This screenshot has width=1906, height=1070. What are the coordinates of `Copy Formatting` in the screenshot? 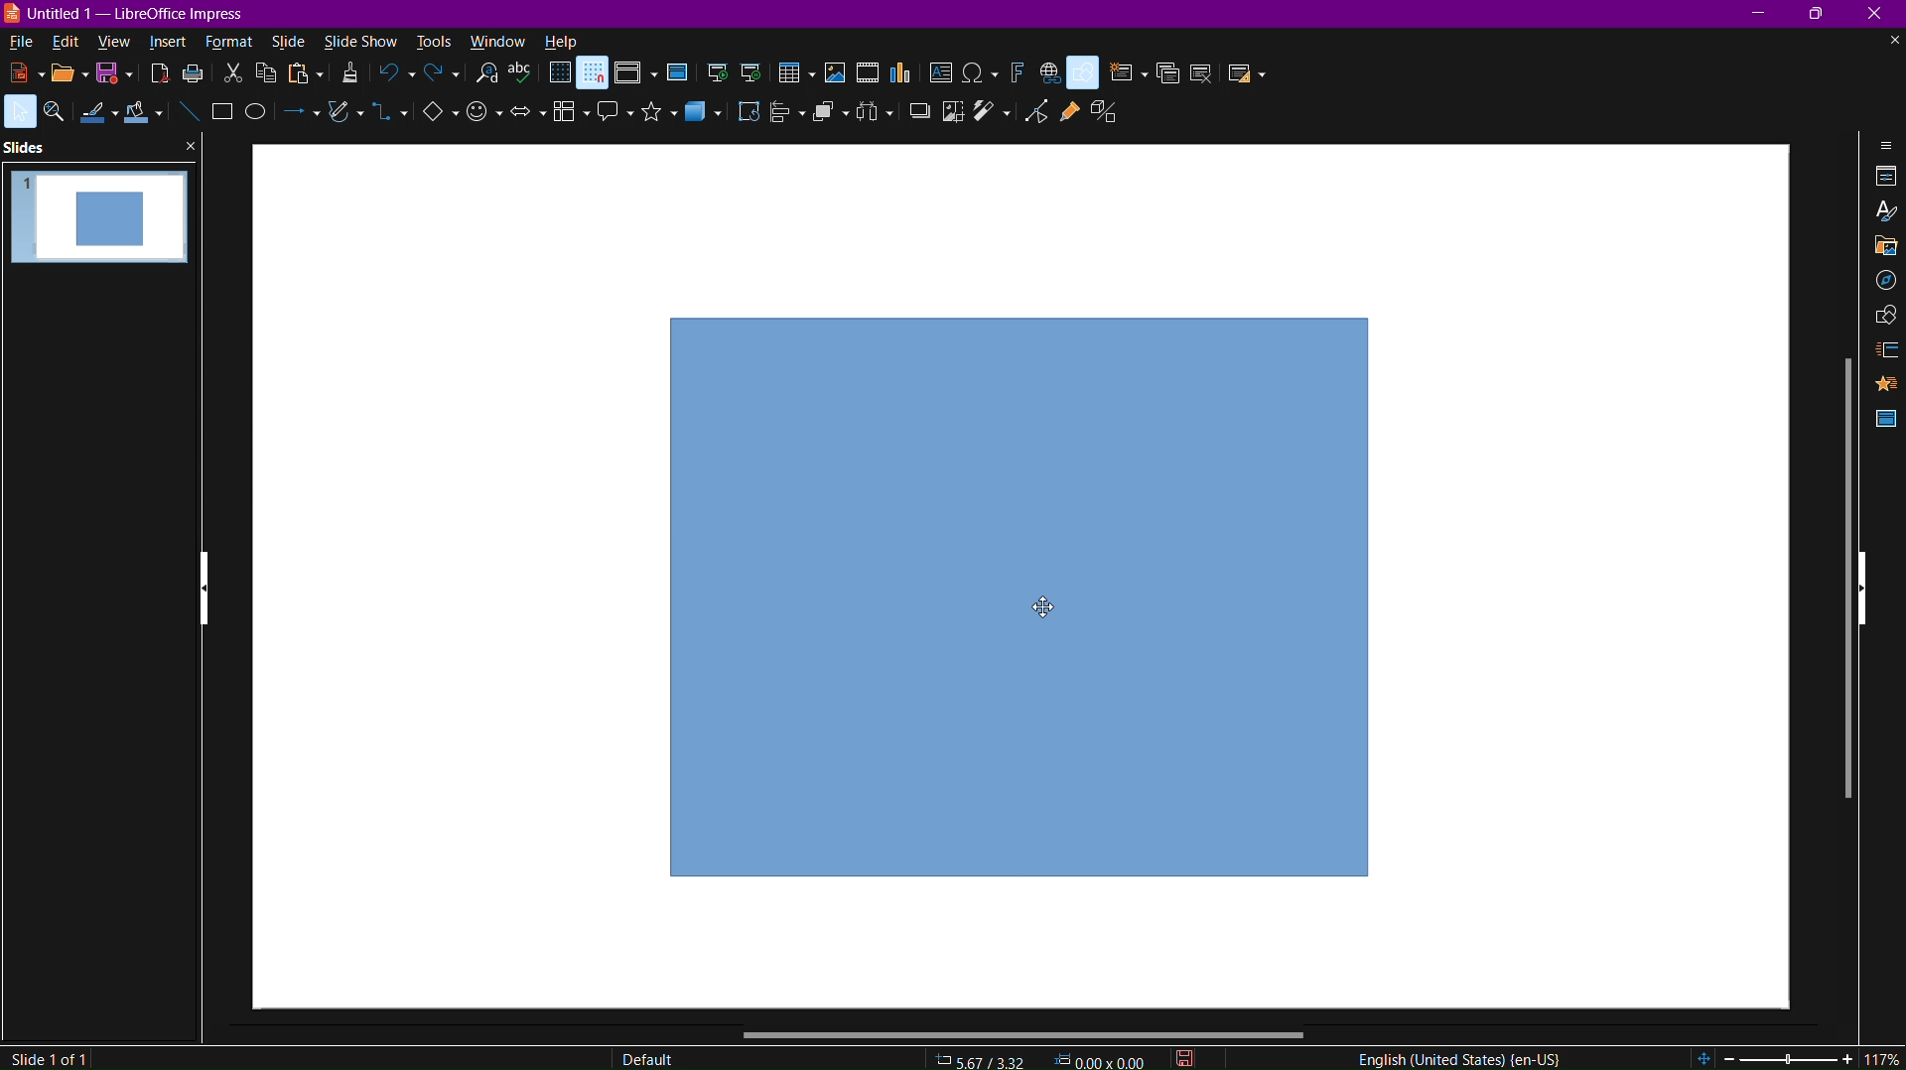 It's located at (349, 77).